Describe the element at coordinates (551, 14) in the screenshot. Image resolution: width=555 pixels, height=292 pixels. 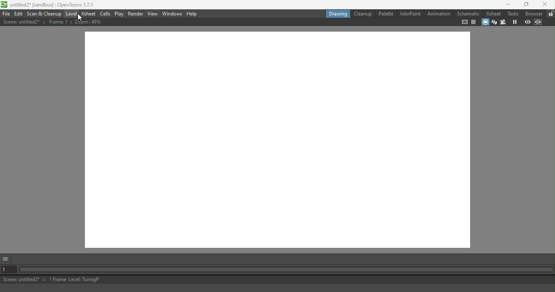
I see `Lock rooms tab` at that location.